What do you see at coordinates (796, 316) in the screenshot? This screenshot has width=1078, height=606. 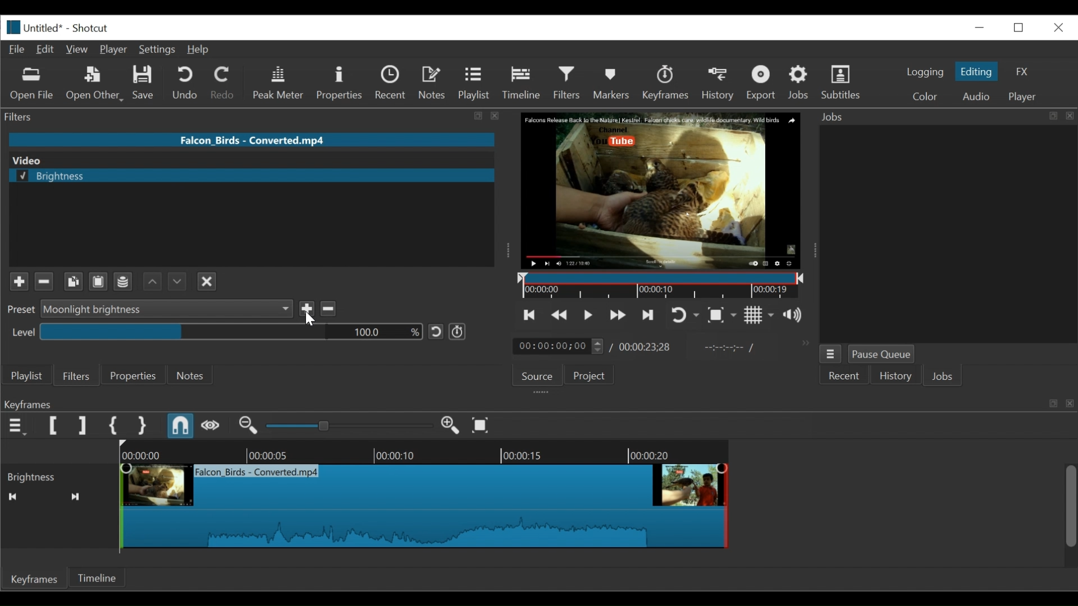 I see `Show the volume control` at bounding box center [796, 316].